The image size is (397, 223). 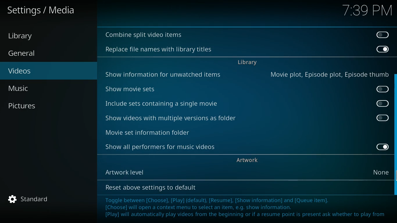 What do you see at coordinates (44, 71) in the screenshot?
I see `videos` at bounding box center [44, 71].